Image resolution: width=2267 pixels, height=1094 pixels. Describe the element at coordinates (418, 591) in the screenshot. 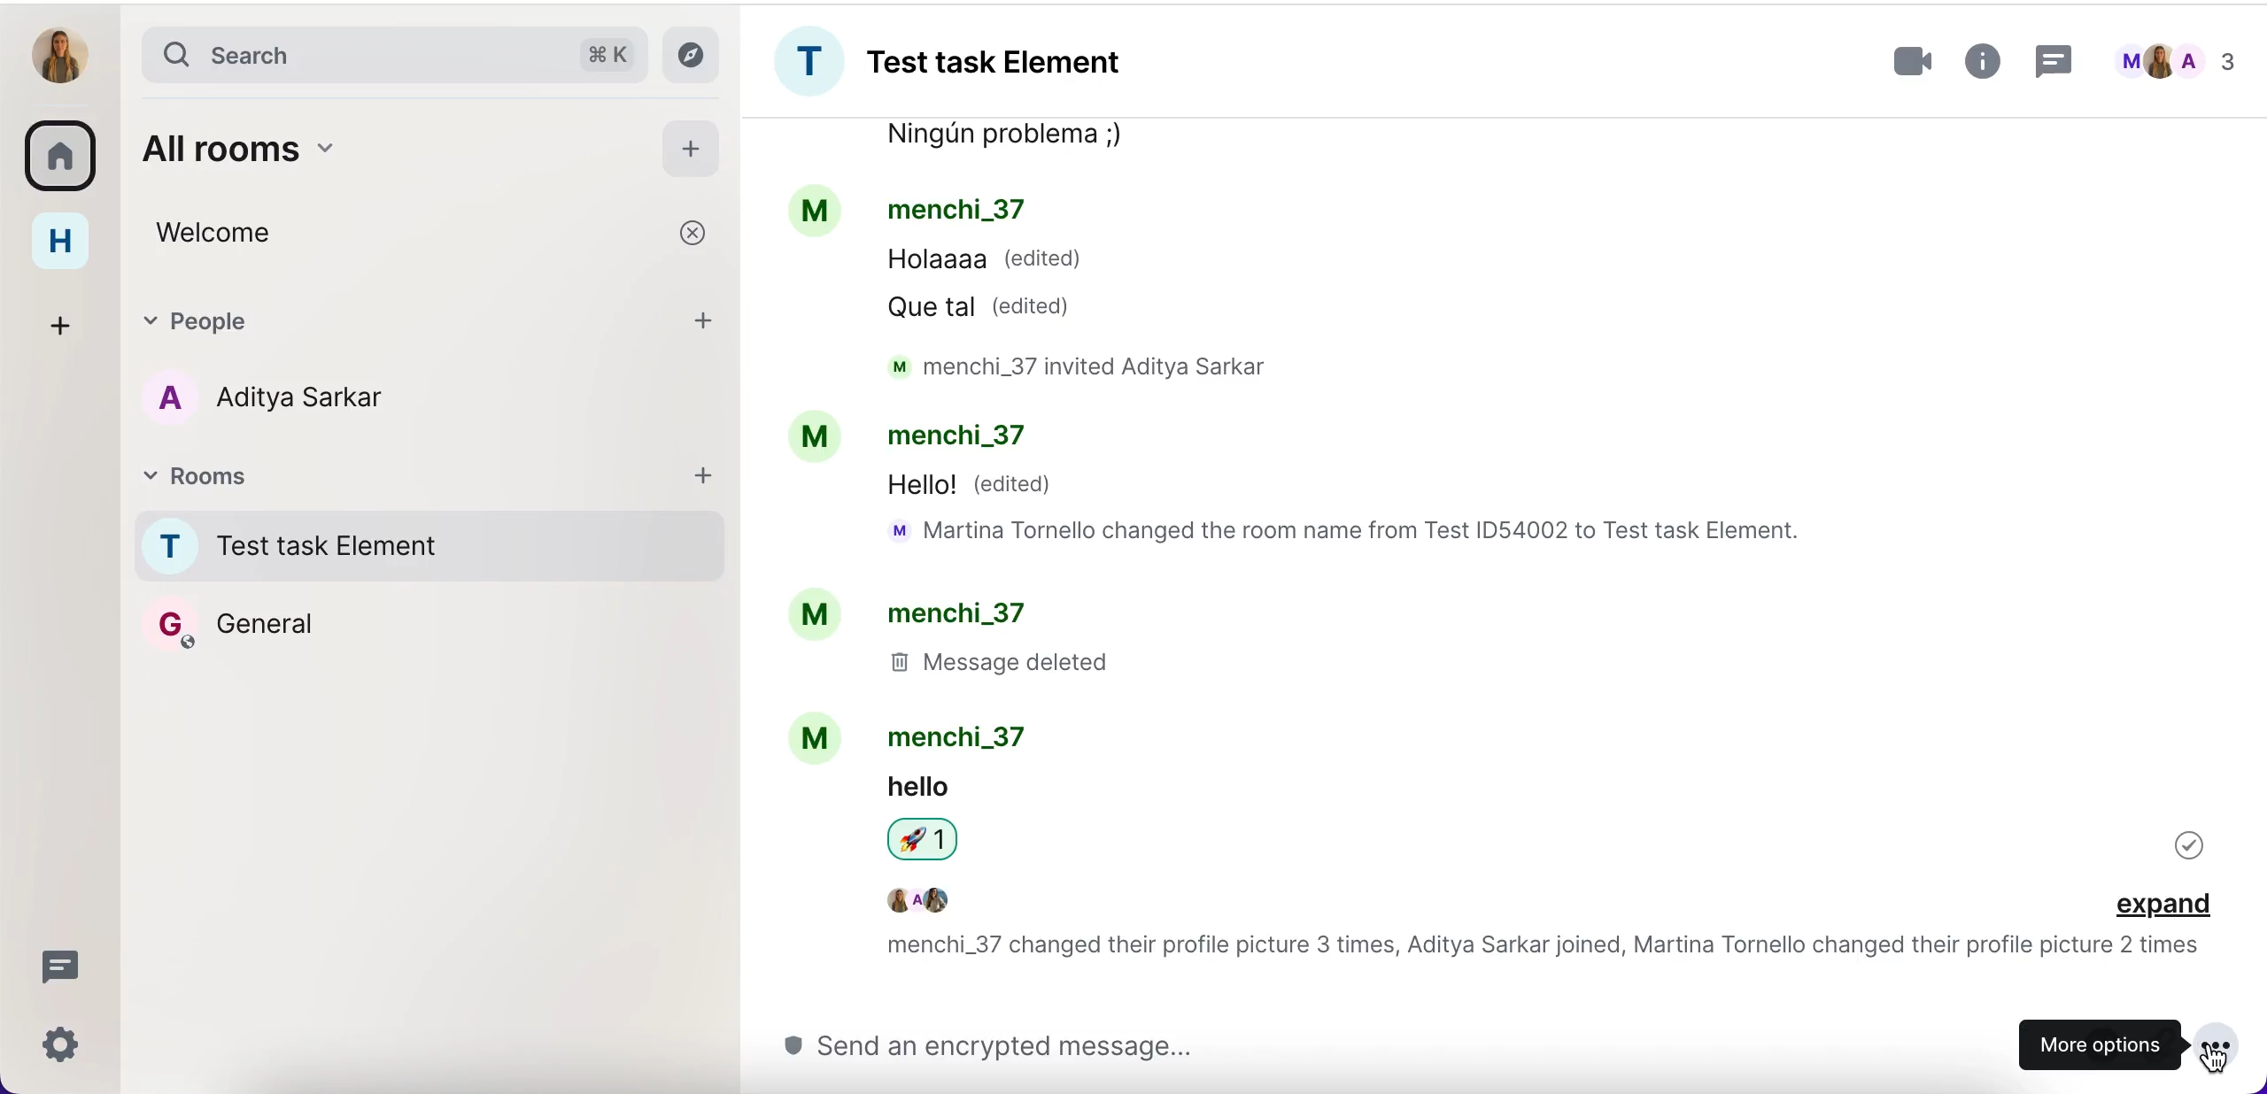

I see `rooms names` at that location.